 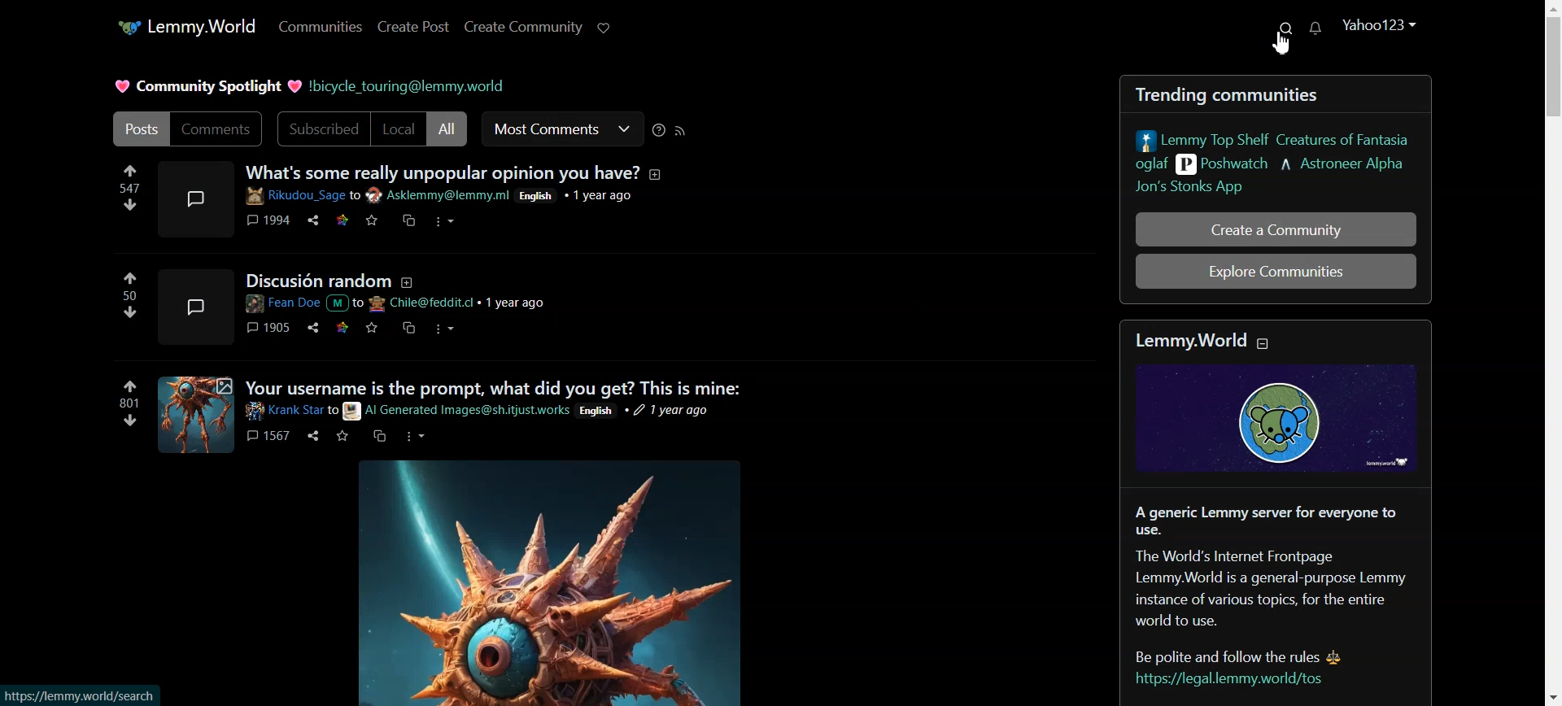 What do you see at coordinates (1278, 229) in the screenshot?
I see `Create a Community` at bounding box center [1278, 229].